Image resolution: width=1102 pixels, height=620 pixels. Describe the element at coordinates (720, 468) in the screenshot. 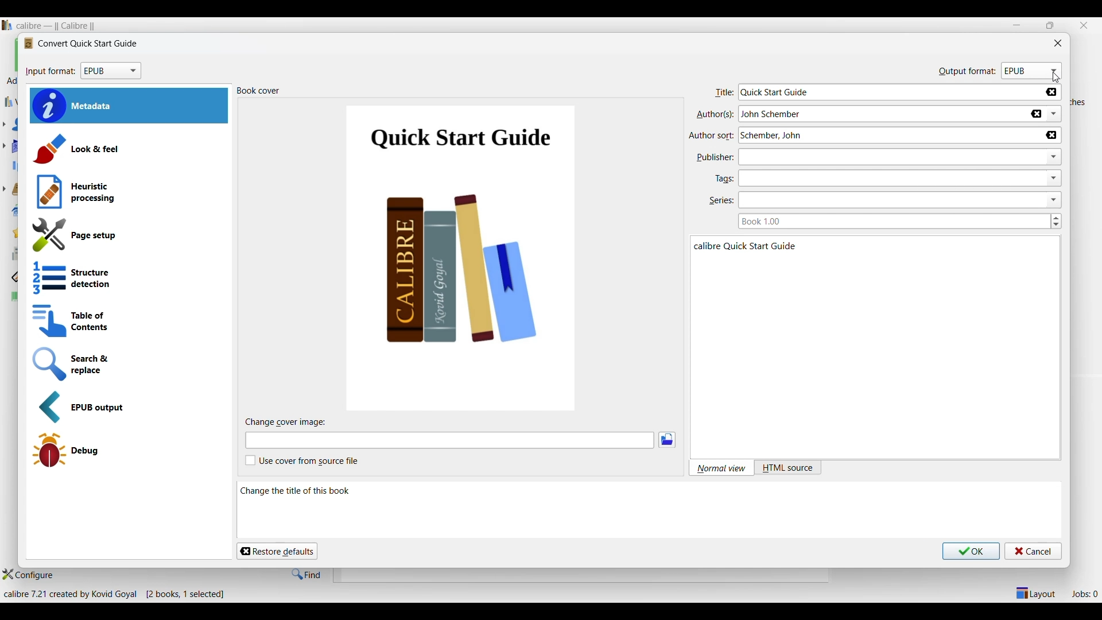

I see `Normal view` at that location.